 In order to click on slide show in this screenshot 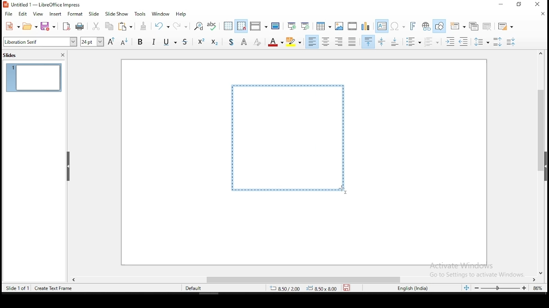, I will do `click(117, 14)`.